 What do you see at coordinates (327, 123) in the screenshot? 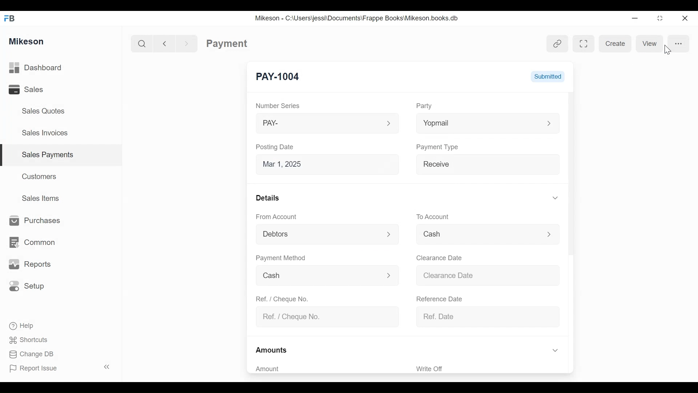
I see `PAY-` at bounding box center [327, 123].